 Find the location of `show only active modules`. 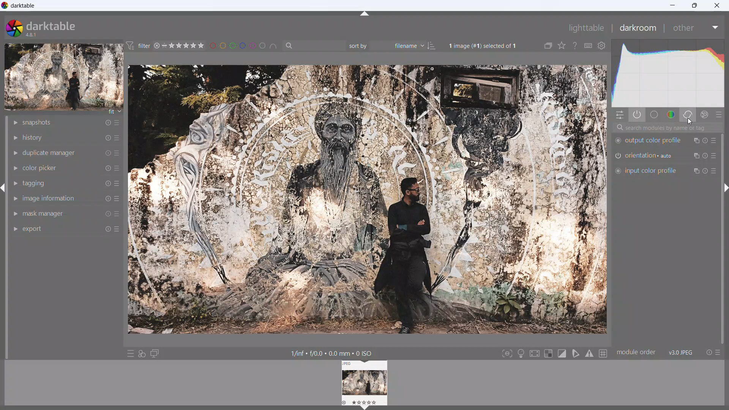

show only active modules is located at coordinates (637, 115).